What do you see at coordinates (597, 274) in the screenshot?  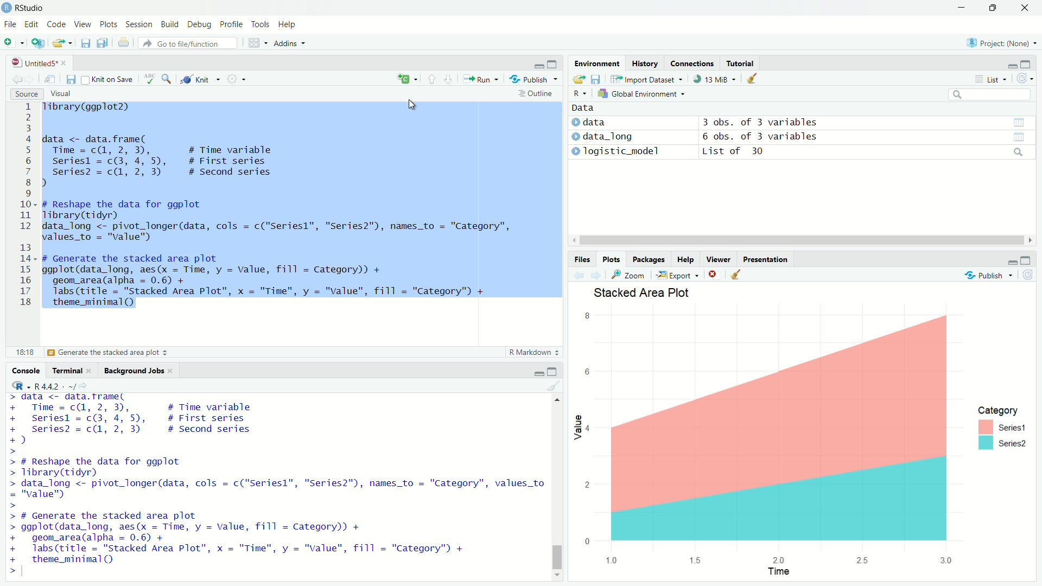 I see `next` at bounding box center [597, 274].